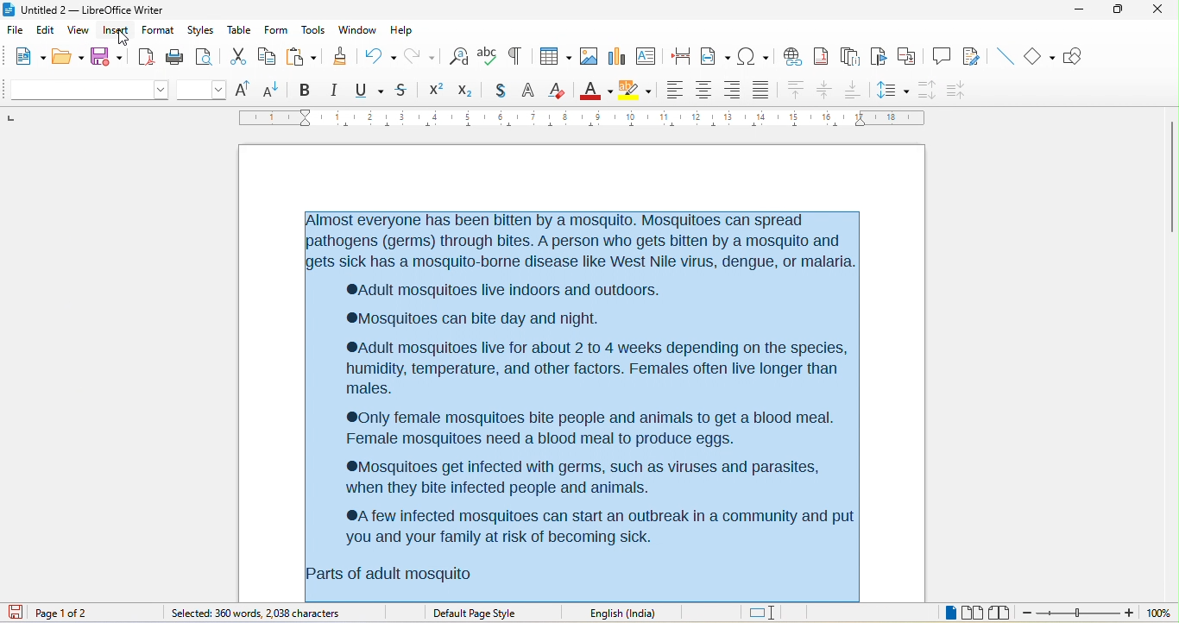  I want to click on text box, so click(646, 54).